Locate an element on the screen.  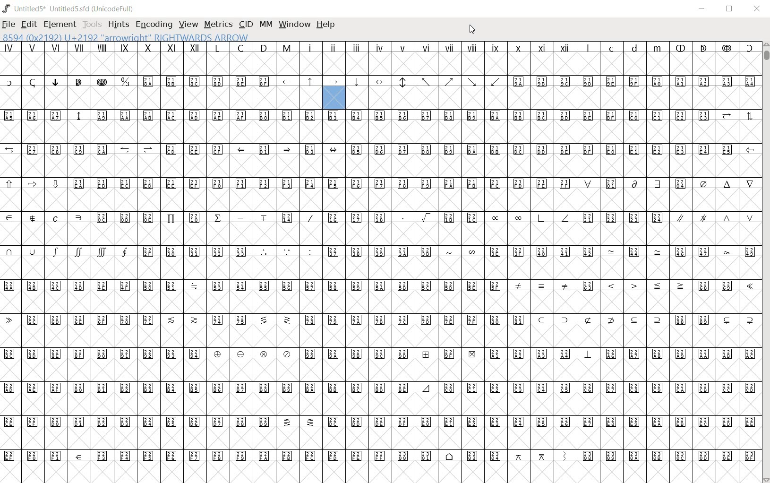
Untitled5* Untitled5.sfd (UnicodeFull) is located at coordinates (70, 9).